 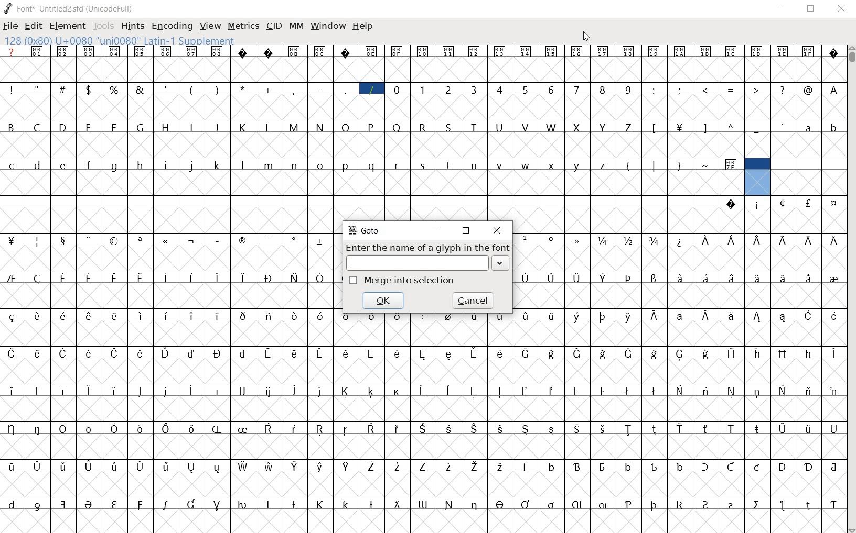 I want to click on Symbol, so click(x=167, y=466).